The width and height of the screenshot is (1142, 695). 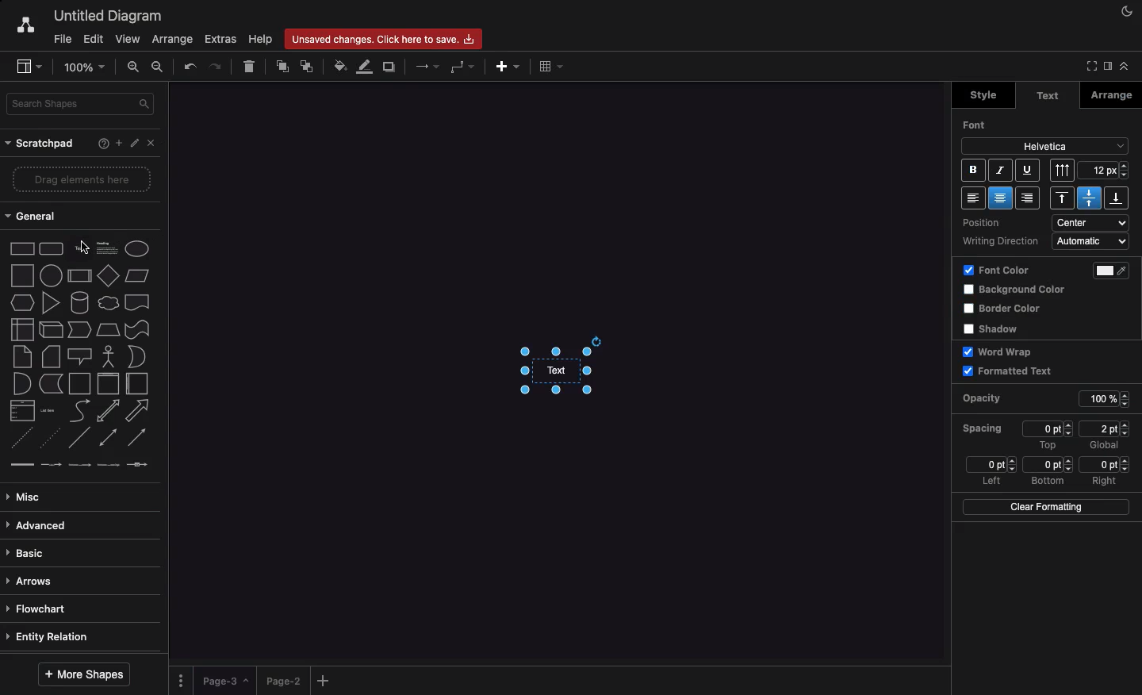 What do you see at coordinates (190, 67) in the screenshot?
I see `Undo` at bounding box center [190, 67].